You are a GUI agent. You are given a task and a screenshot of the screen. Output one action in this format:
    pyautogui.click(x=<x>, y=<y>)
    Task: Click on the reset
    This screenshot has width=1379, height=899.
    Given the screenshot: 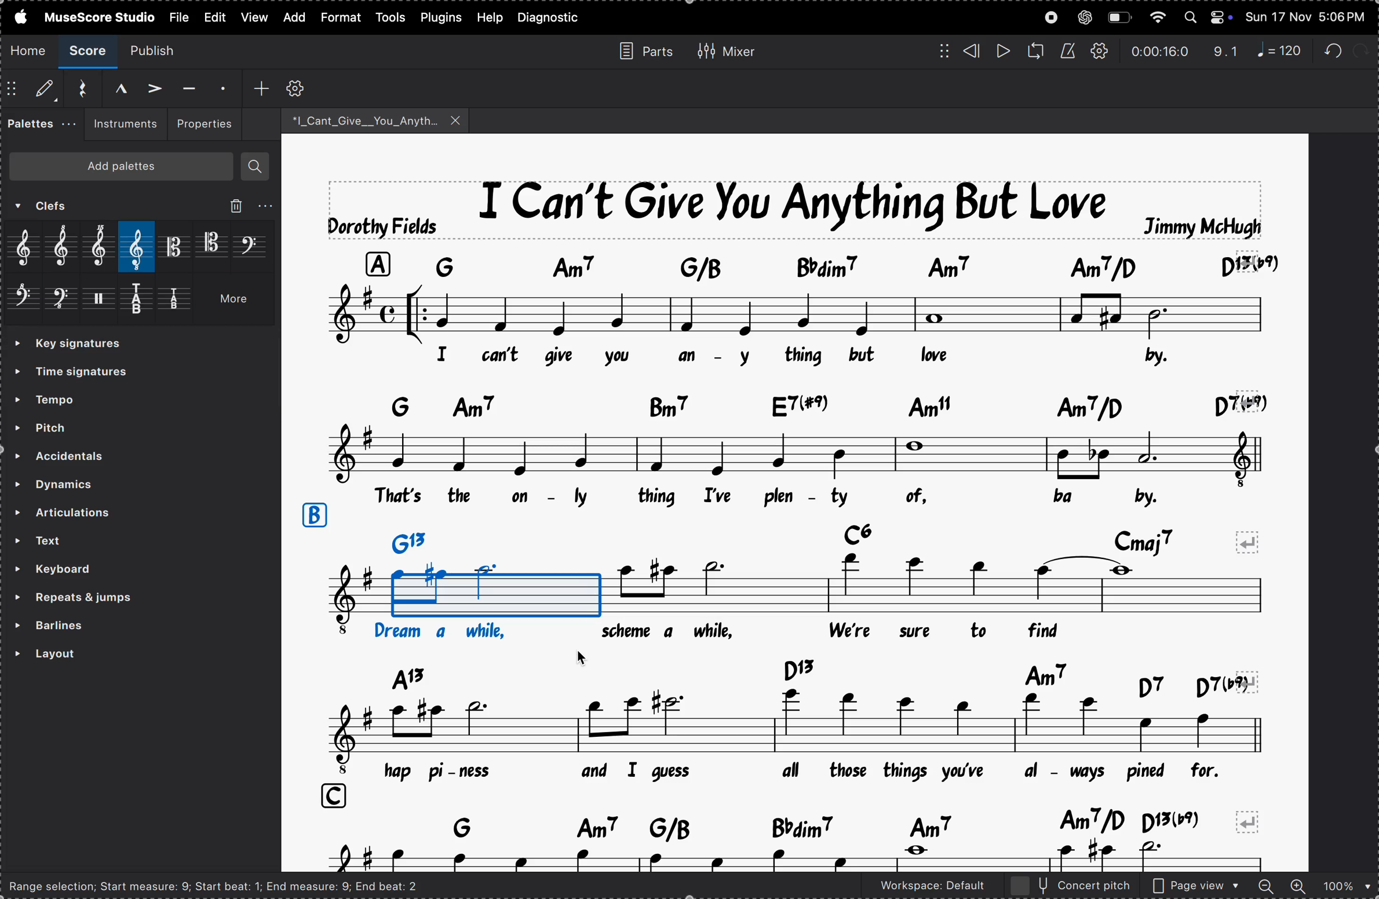 What is the action you would take?
    pyautogui.click(x=78, y=89)
    